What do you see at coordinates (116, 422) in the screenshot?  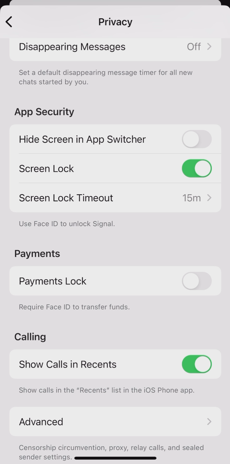 I see `advanced` at bounding box center [116, 422].